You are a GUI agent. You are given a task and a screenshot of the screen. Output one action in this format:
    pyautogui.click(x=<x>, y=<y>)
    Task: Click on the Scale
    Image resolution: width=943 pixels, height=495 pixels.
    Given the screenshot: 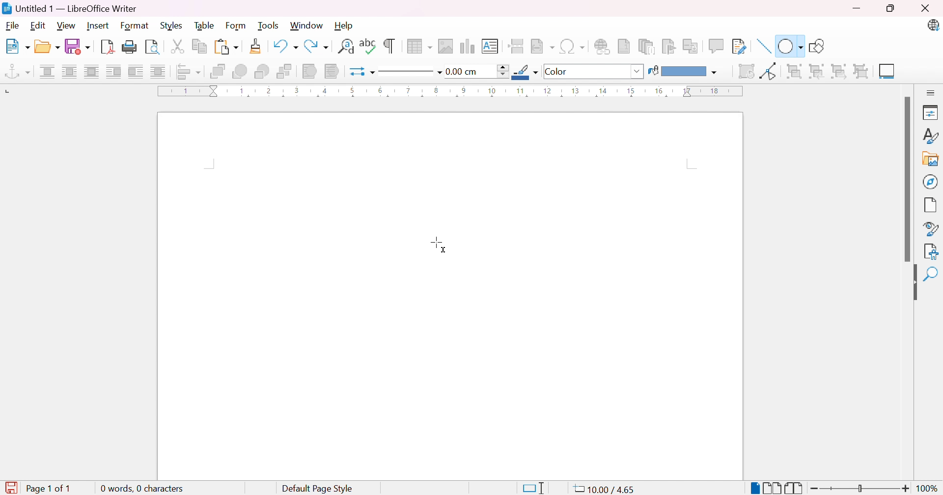 What is the action you would take?
    pyautogui.click(x=449, y=91)
    